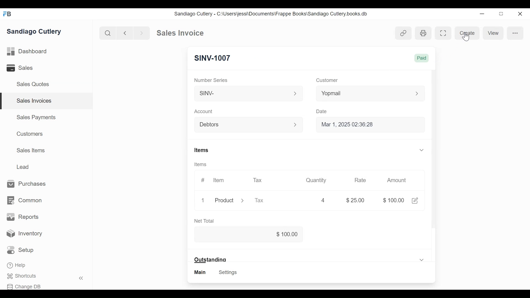 The image size is (530, 298). Describe the element at coordinates (201, 164) in the screenshot. I see `Items` at that location.